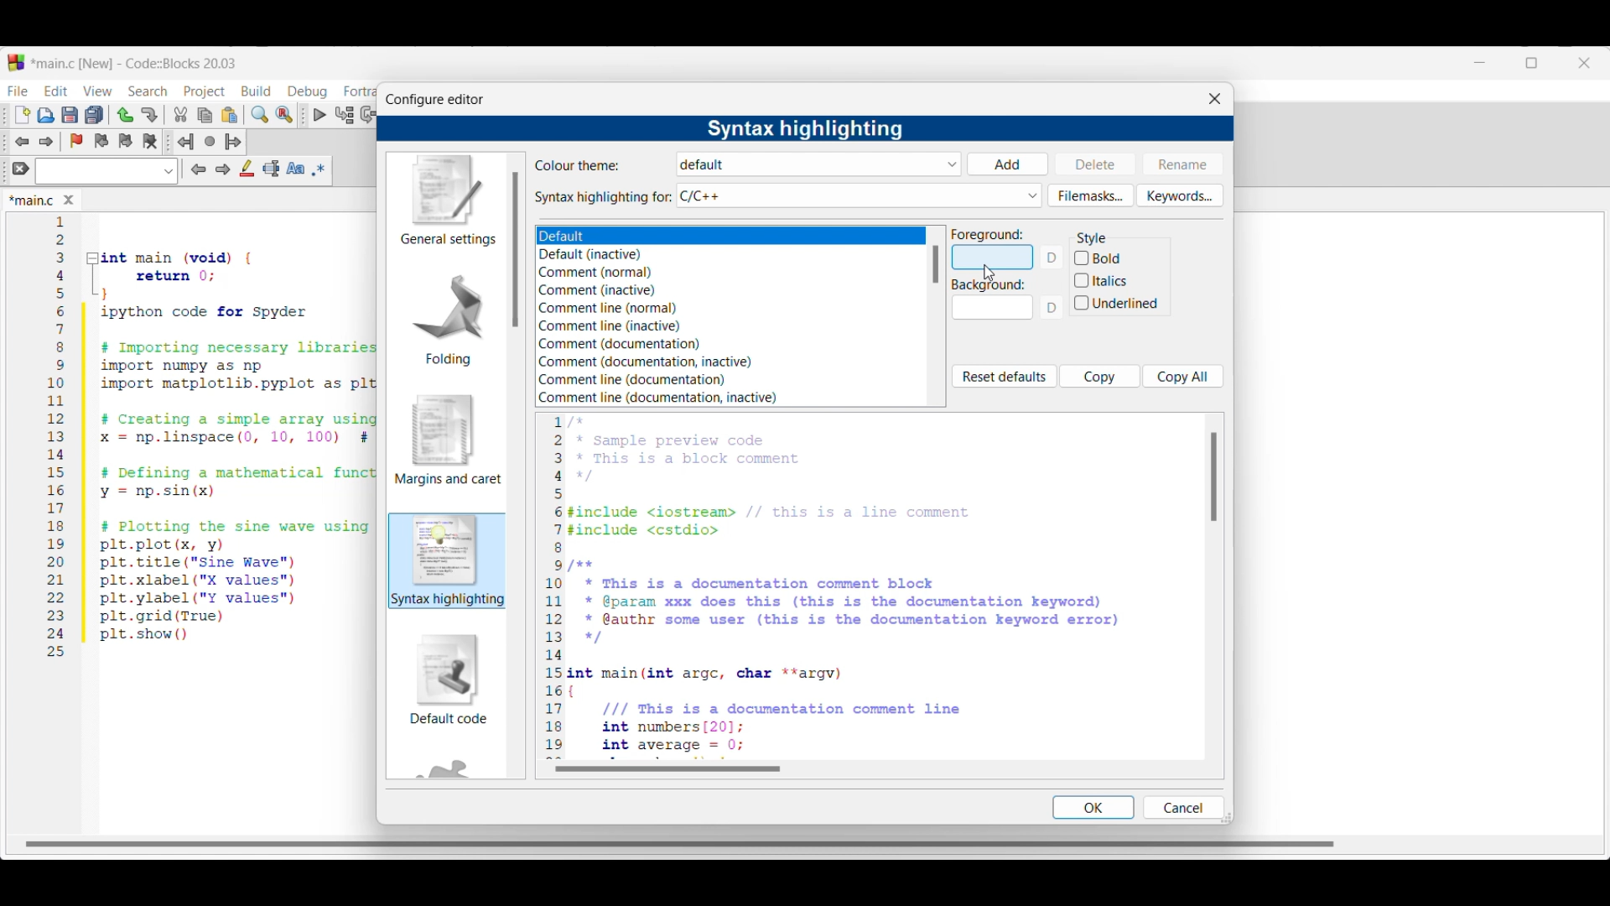 The height and width of the screenshot is (906, 1610). What do you see at coordinates (984, 271) in the screenshot?
I see `cursor` at bounding box center [984, 271].